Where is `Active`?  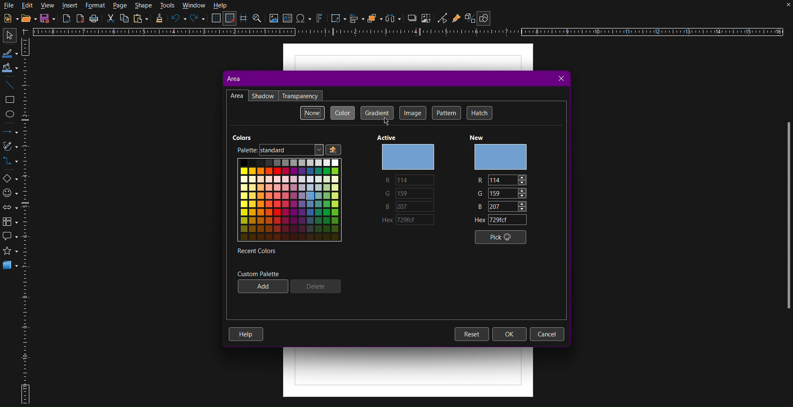 Active is located at coordinates (385, 138).